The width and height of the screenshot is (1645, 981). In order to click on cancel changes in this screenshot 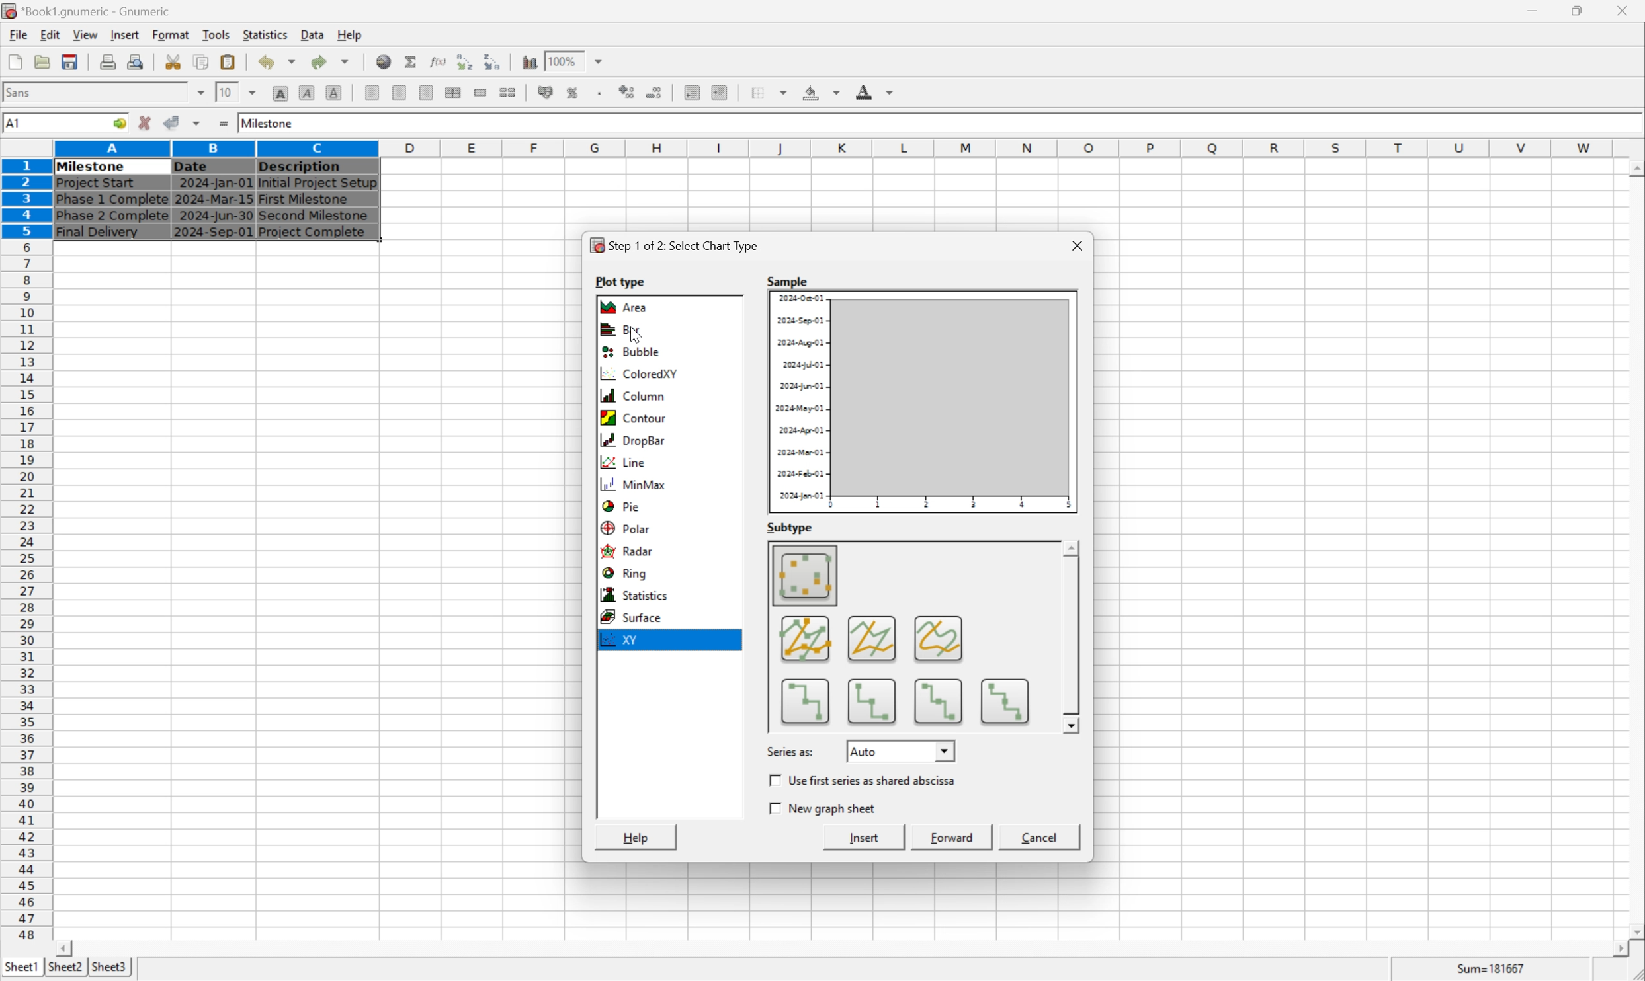, I will do `click(149, 124)`.